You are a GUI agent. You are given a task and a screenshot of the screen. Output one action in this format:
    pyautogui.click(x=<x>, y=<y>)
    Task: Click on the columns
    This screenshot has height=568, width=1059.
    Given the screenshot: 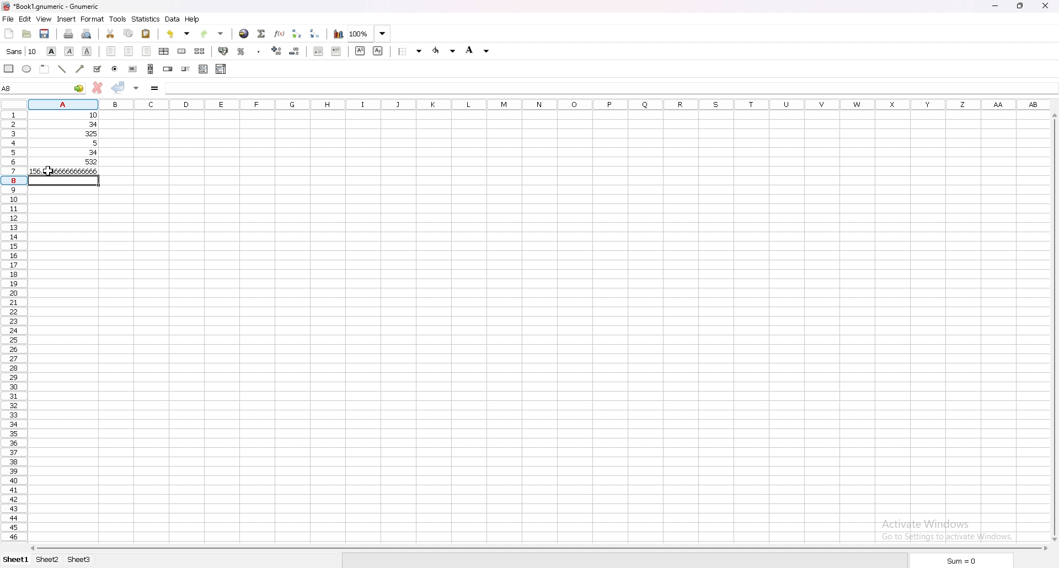 What is the action you would take?
    pyautogui.click(x=540, y=105)
    